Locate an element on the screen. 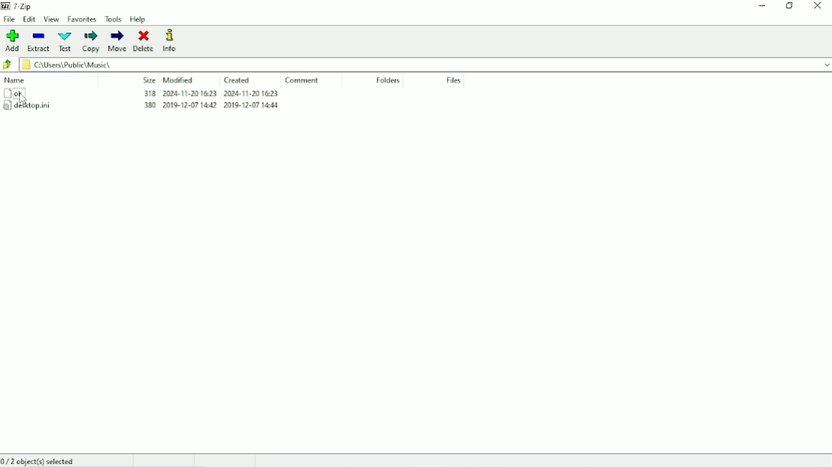  Files is located at coordinates (454, 81).